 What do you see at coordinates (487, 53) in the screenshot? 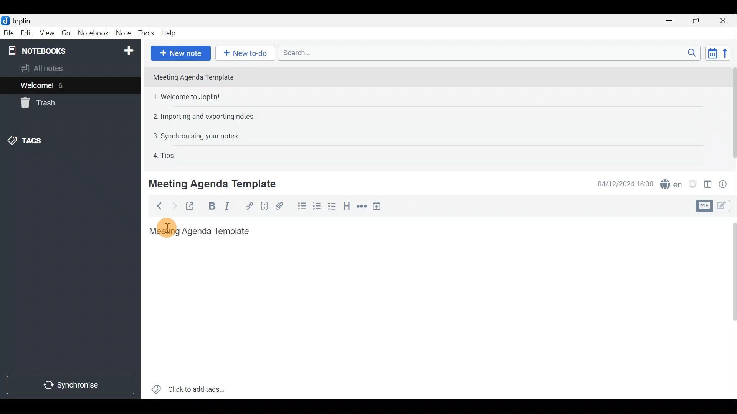
I see `Search bar` at bounding box center [487, 53].